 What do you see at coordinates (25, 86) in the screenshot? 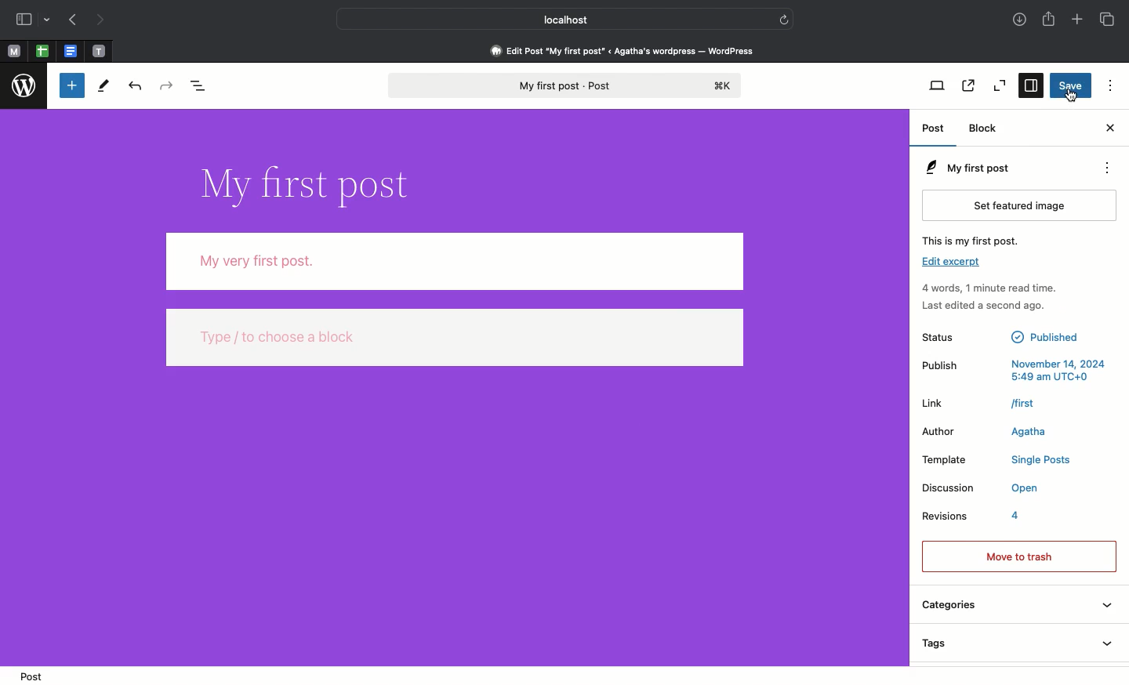
I see `wordpress logo` at bounding box center [25, 86].